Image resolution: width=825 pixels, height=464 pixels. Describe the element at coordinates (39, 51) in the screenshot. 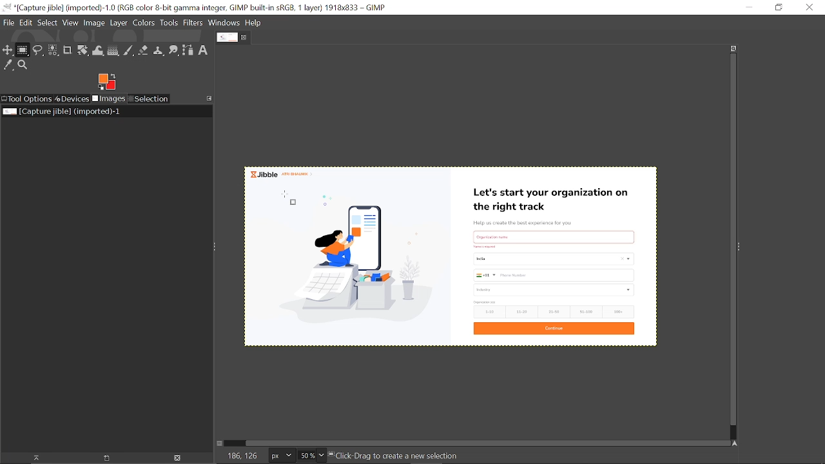

I see `Free select tool` at that location.